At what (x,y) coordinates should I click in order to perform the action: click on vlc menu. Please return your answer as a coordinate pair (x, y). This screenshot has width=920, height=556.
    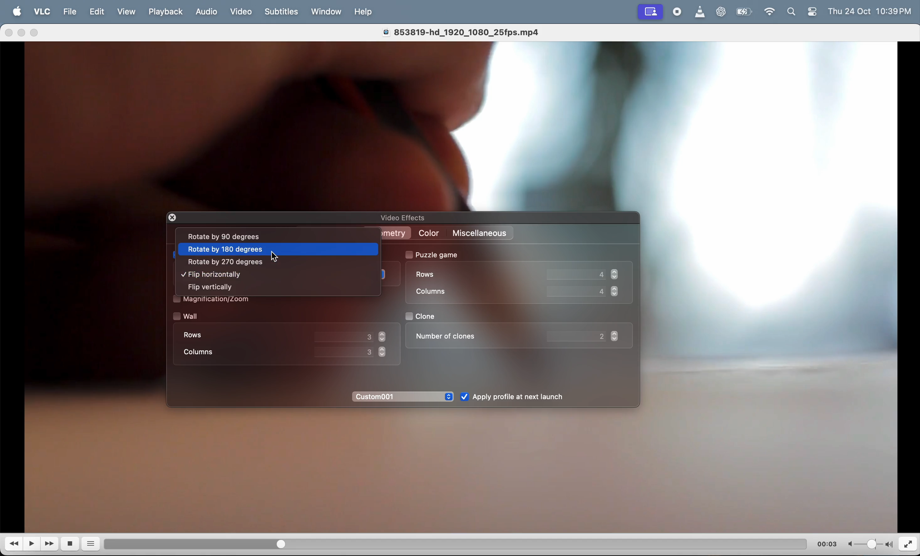
    Looking at the image, I should click on (41, 12).